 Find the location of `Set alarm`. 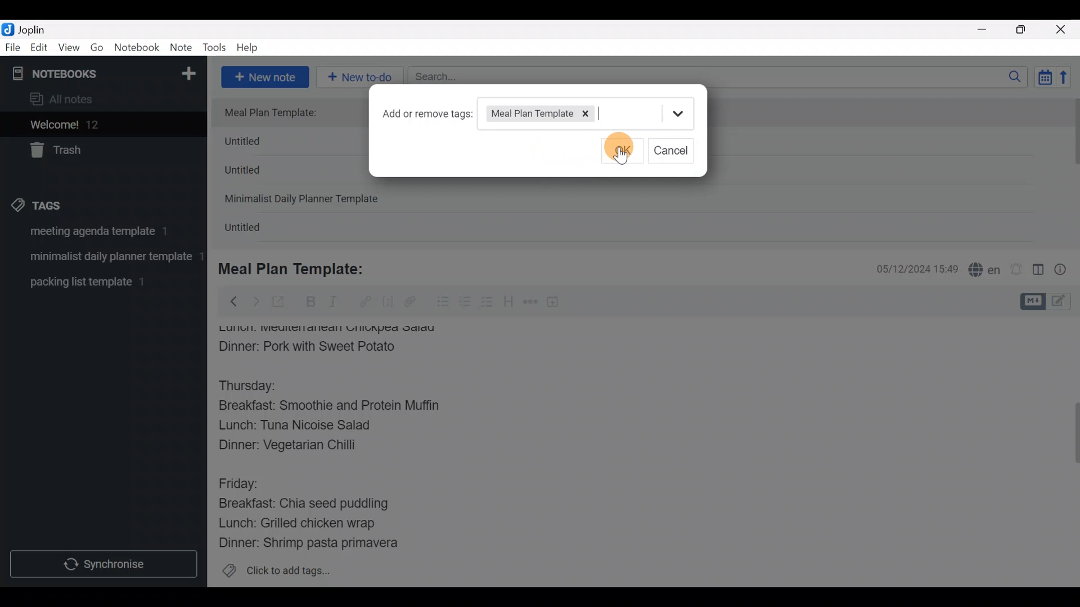

Set alarm is located at coordinates (1017, 270).